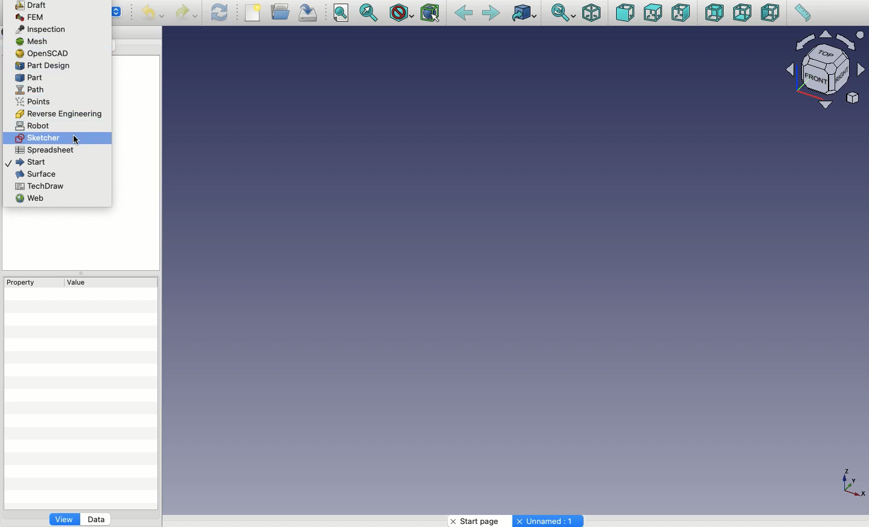 The image size is (869, 527). I want to click on Axis, so click(853, 484).